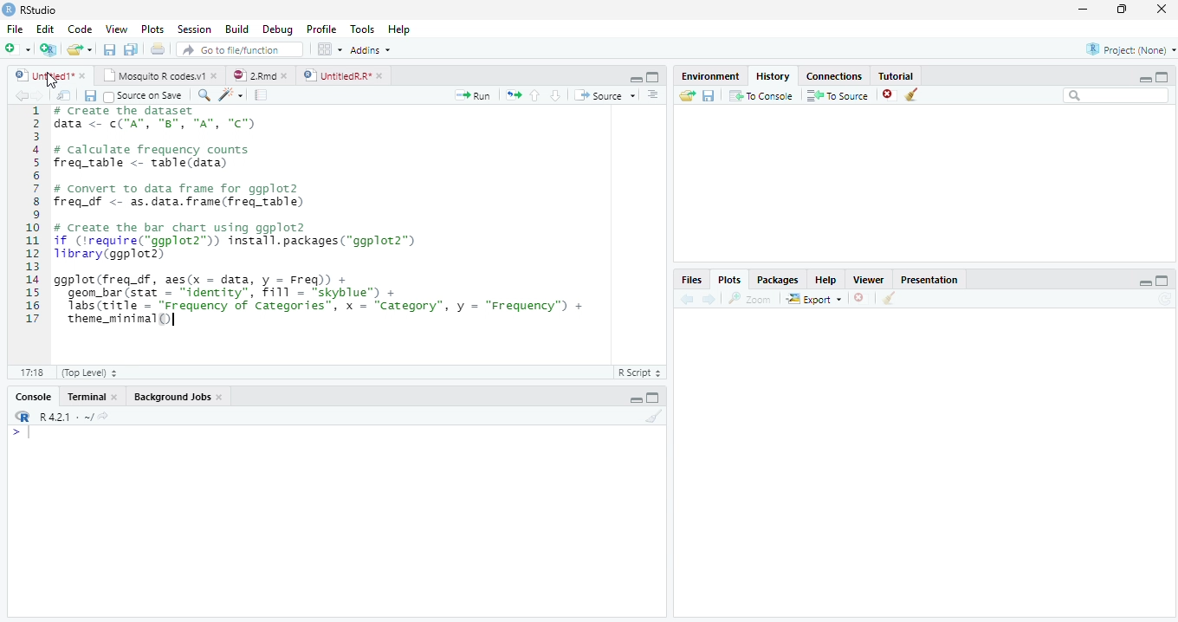 The image size is (1178, 622). What do you see at coordinates (861, 297) in the screenshot?
I see `delete ` at bounding box center [861, 297].